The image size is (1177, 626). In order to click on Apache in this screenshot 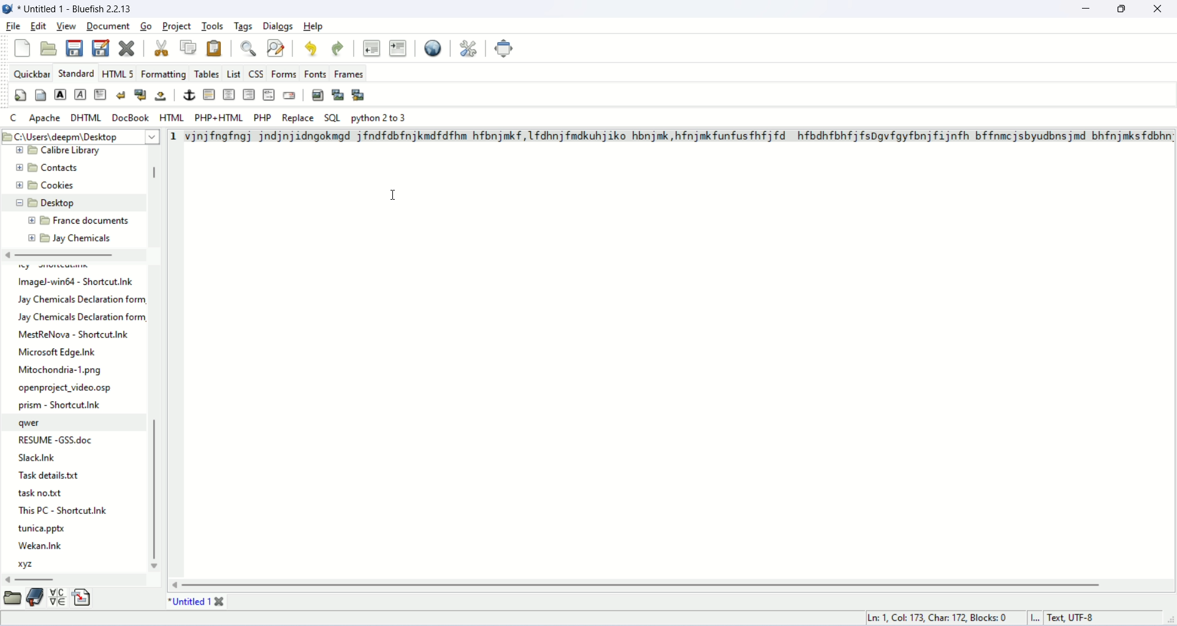, I will do `click(44, 118)`.